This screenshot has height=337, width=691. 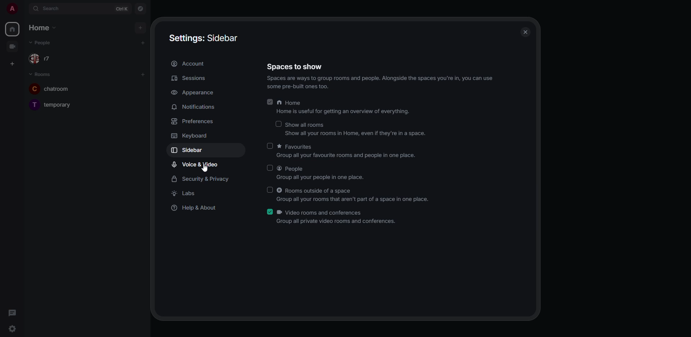 What do you see at coordinates (143, 75) in the screenshot?
I see `add` at bounding box center [143, 75].